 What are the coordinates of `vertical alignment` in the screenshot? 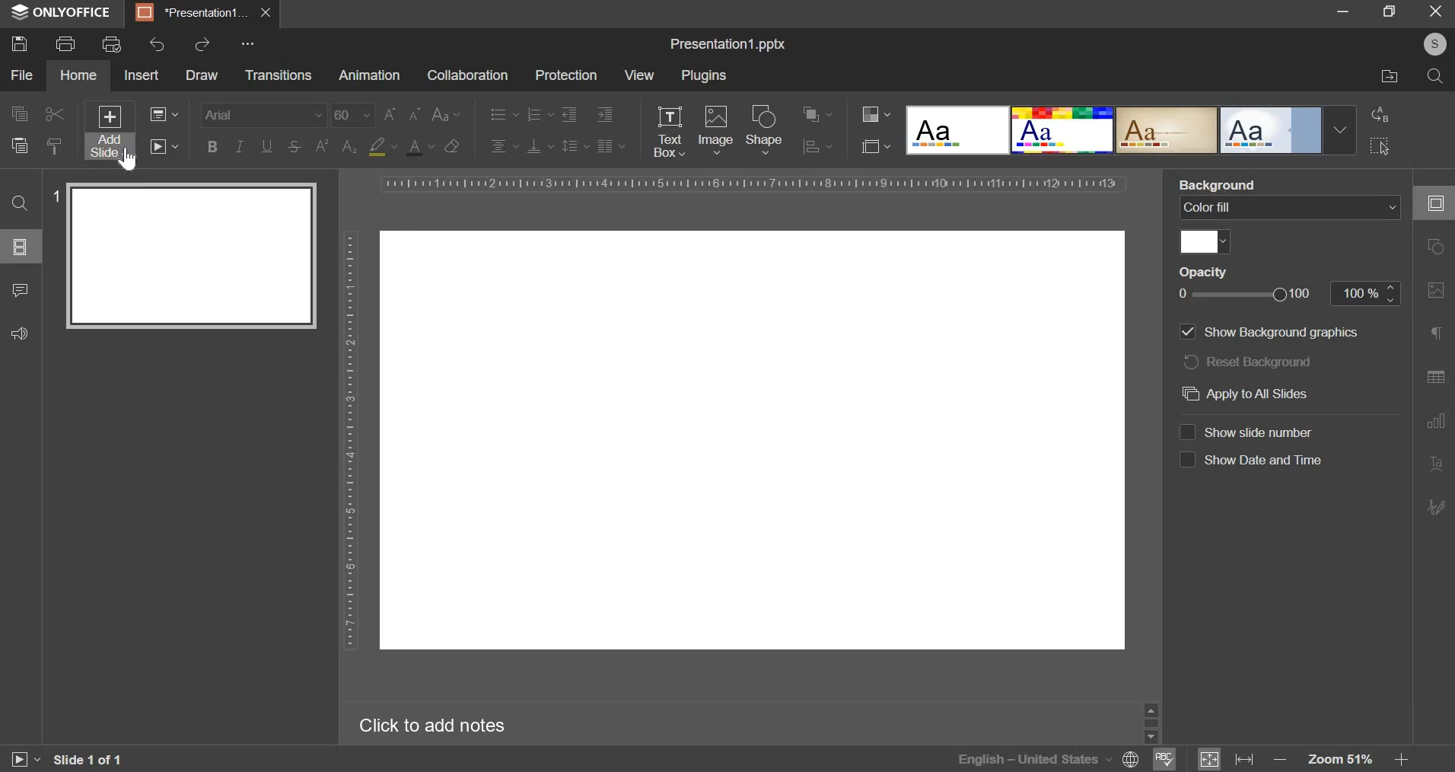 It's located at (541, 145).